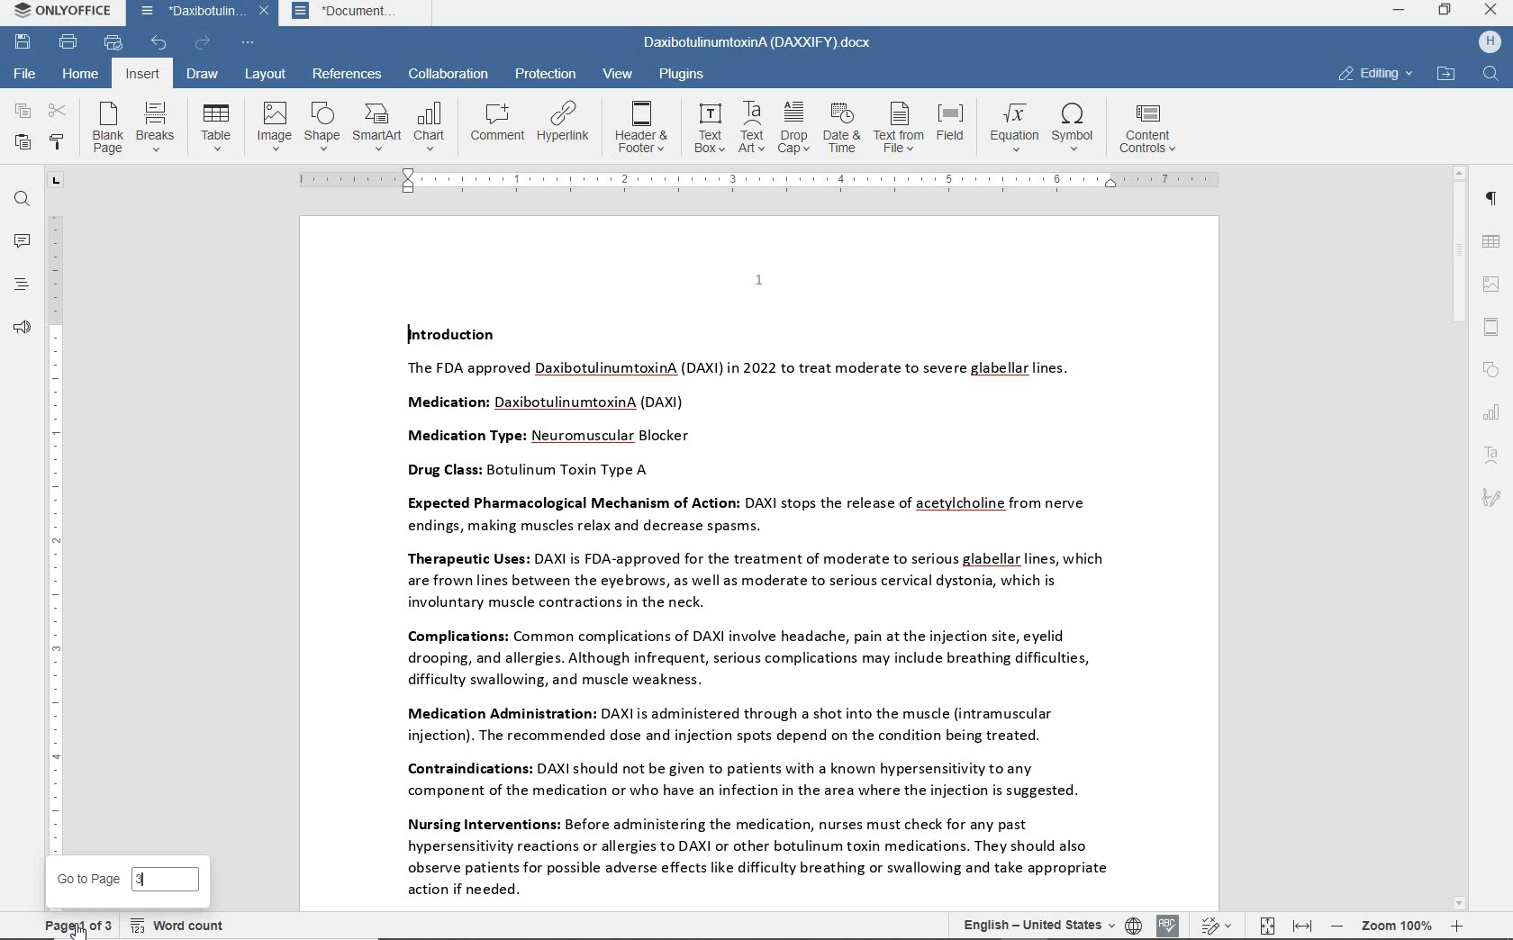 The height and width of the screenshot is (940, 1513). What do you see at coordinates (544, 74) in the screenshot?
I see `protection` at bounding box center [544, 74].